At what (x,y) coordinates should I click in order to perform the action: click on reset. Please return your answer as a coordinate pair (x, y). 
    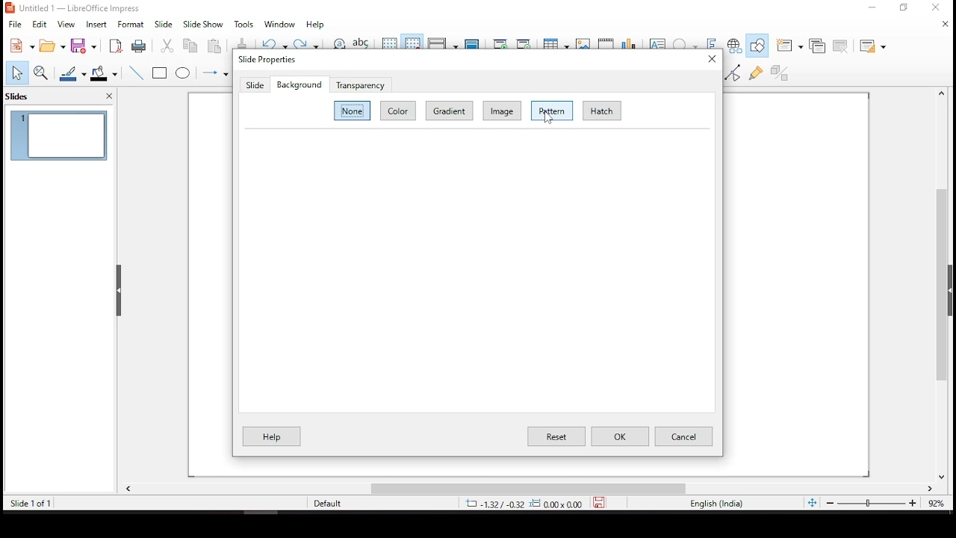
    Looking at the image, I should click on (555, 436).